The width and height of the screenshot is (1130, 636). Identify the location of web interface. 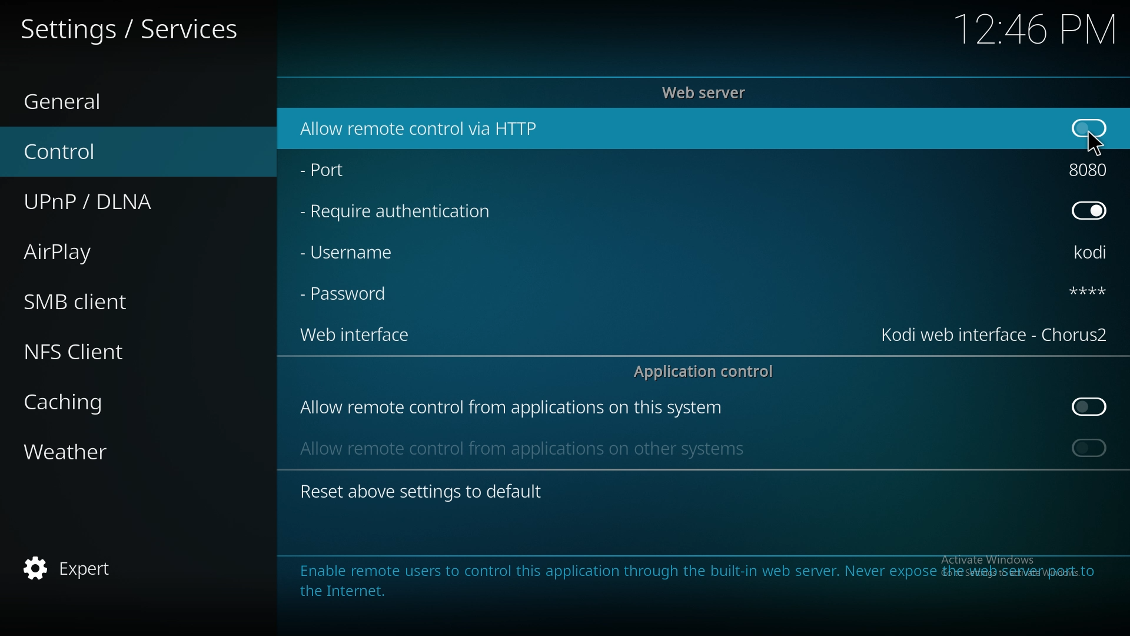
(354, 333).